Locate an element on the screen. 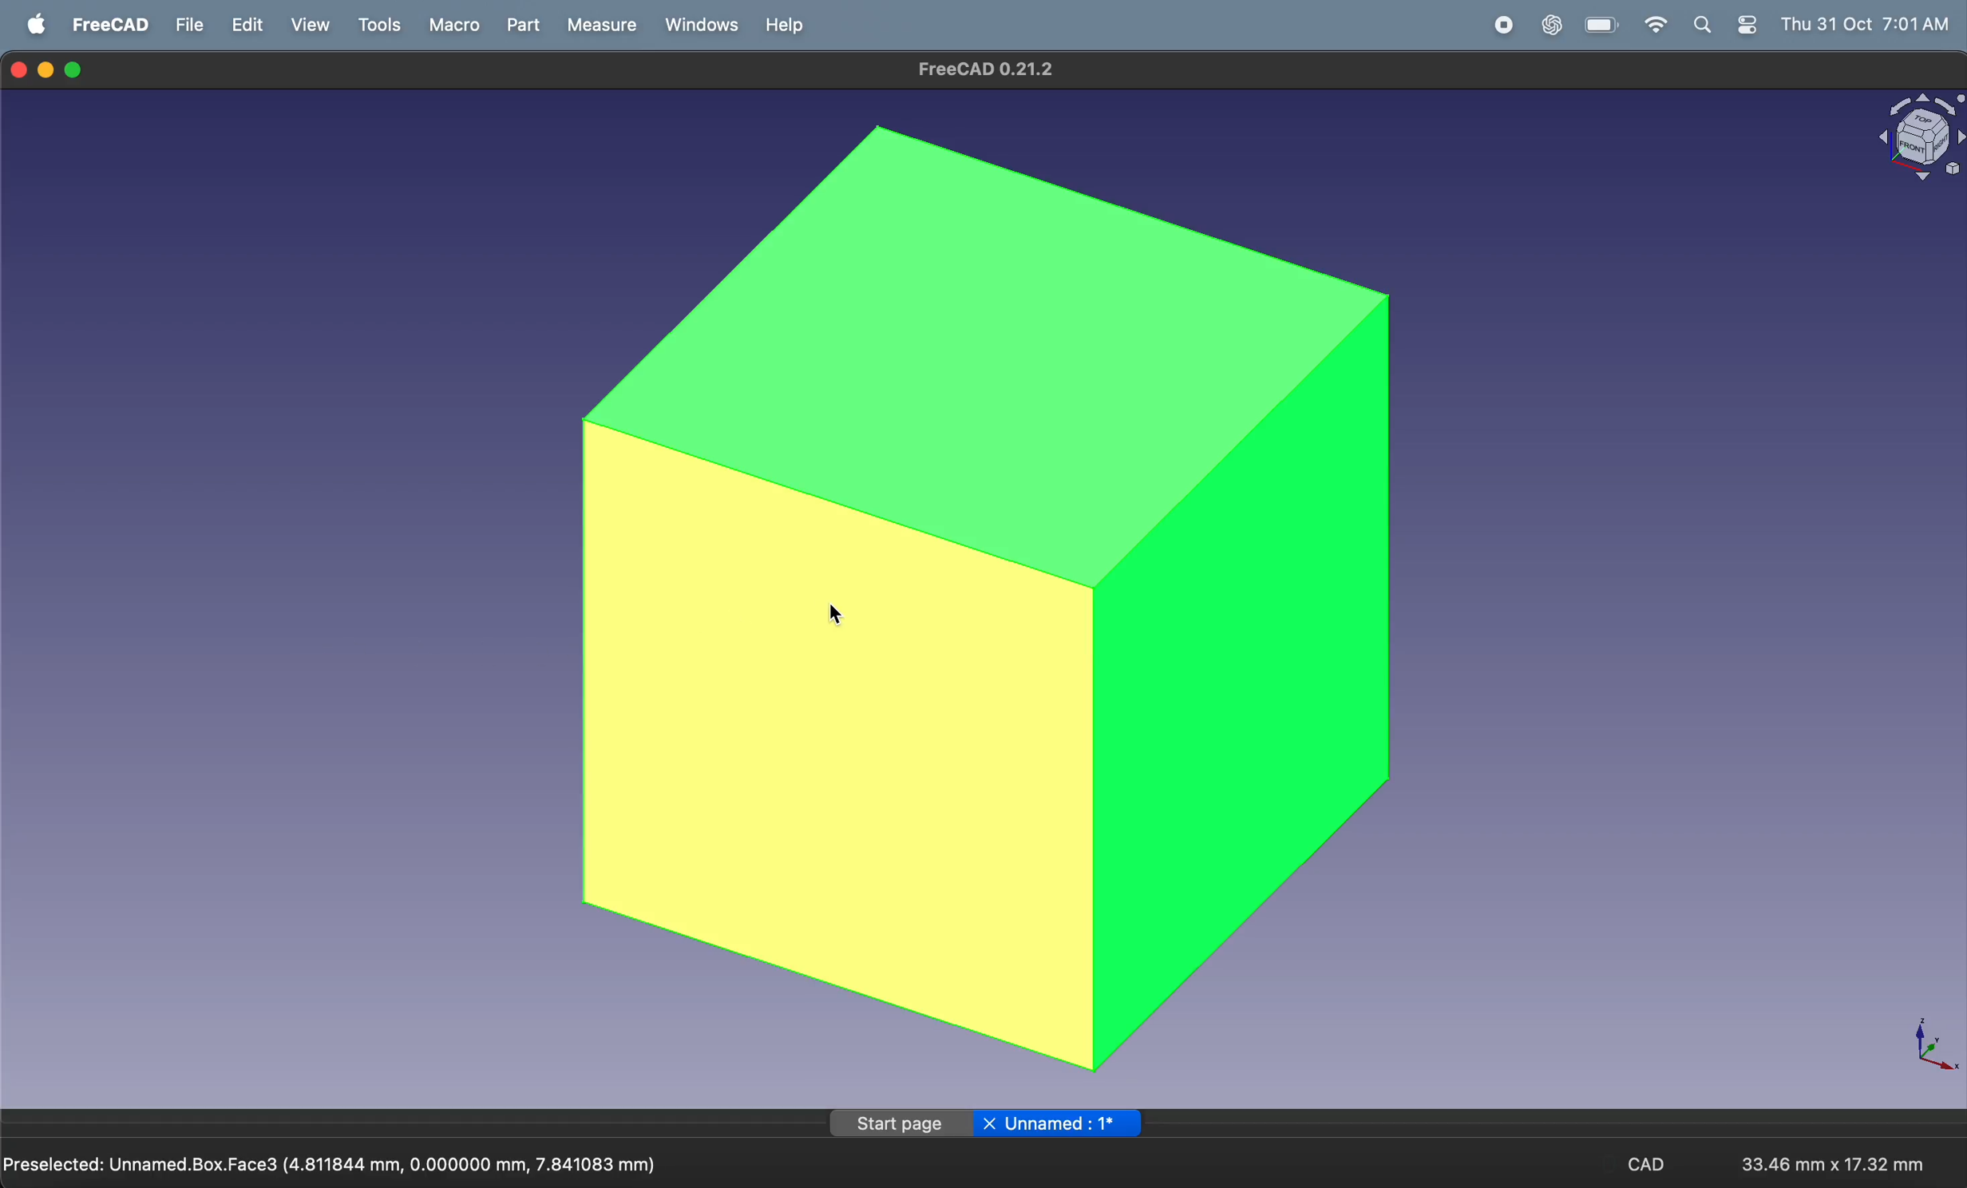 The image size is (1967, 1188). file is located at coordinates (188, 24).